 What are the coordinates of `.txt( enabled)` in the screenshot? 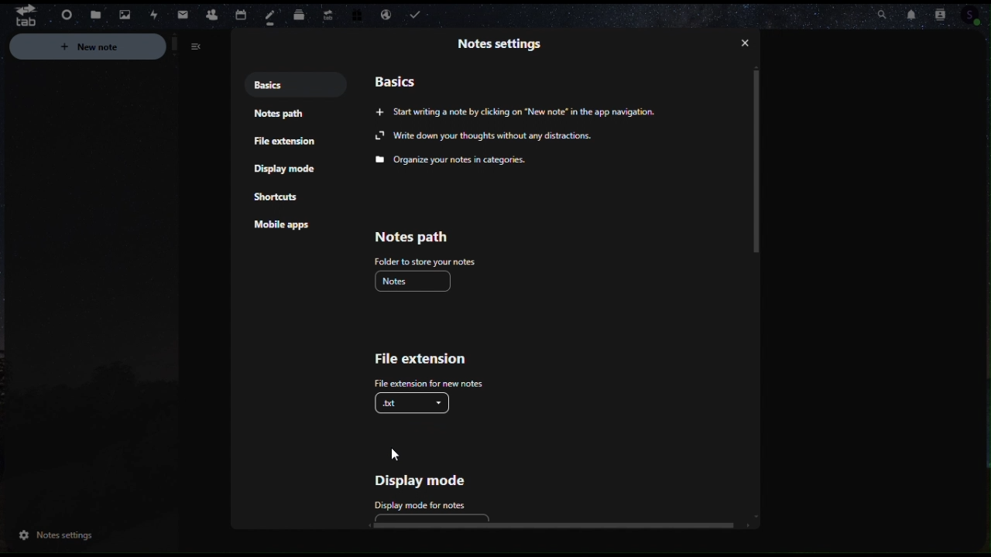 It's located at (415, 402).